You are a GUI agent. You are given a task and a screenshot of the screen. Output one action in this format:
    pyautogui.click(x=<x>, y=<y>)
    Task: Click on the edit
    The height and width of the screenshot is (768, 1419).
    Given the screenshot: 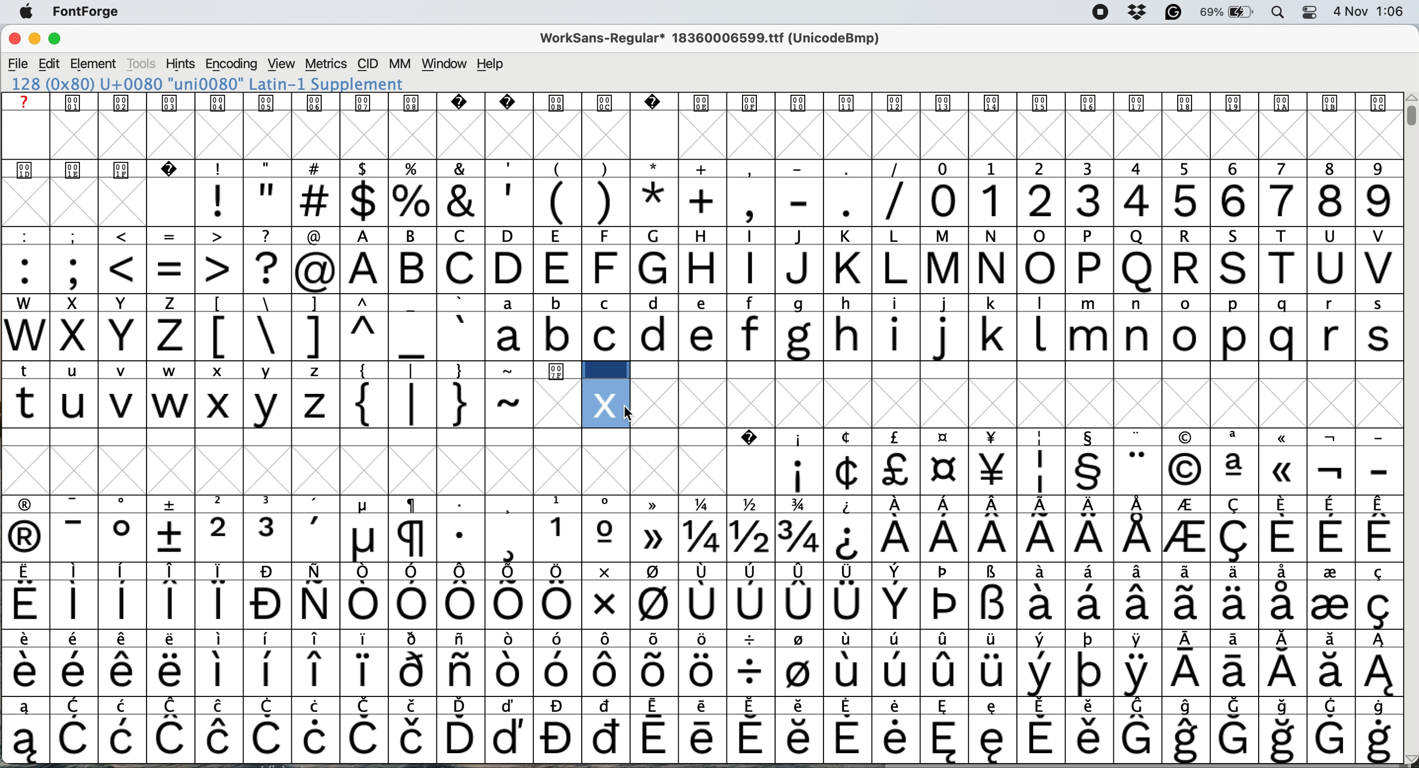 What is the action you would take?
    pyautogui.click(x=51, y=63)
    